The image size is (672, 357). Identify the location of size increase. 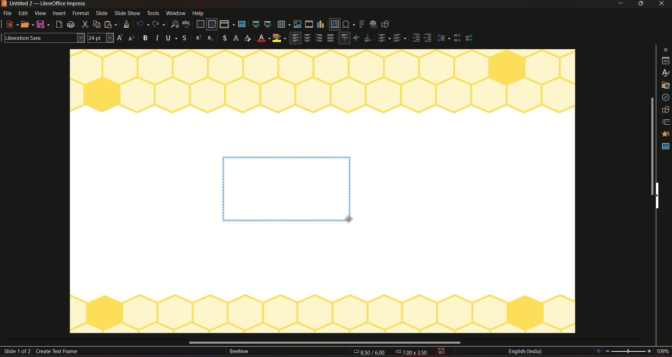
(121, 38).